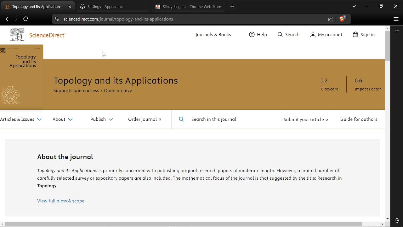 The height and width of the screenshot is (227, 403). Describe the element at coordinates (119, 91) in the screenshot. I see `Open Archive` at that location.